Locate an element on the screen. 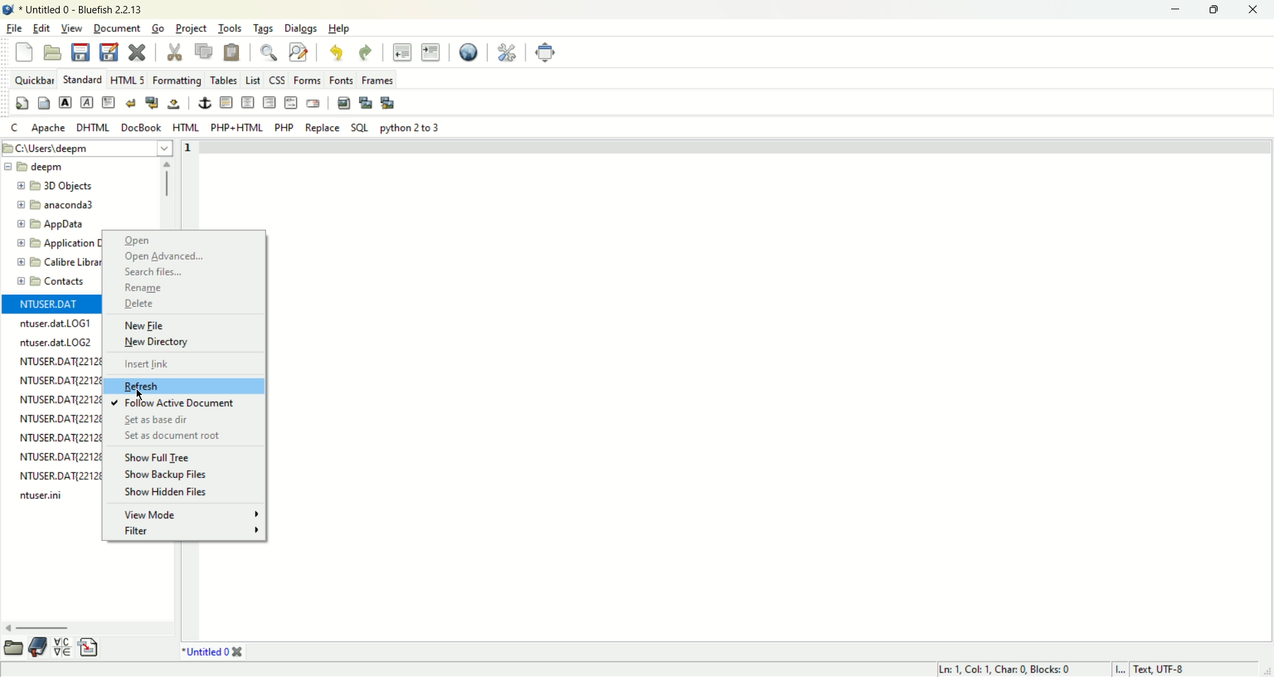  tags is located at coordinates (261, 29).